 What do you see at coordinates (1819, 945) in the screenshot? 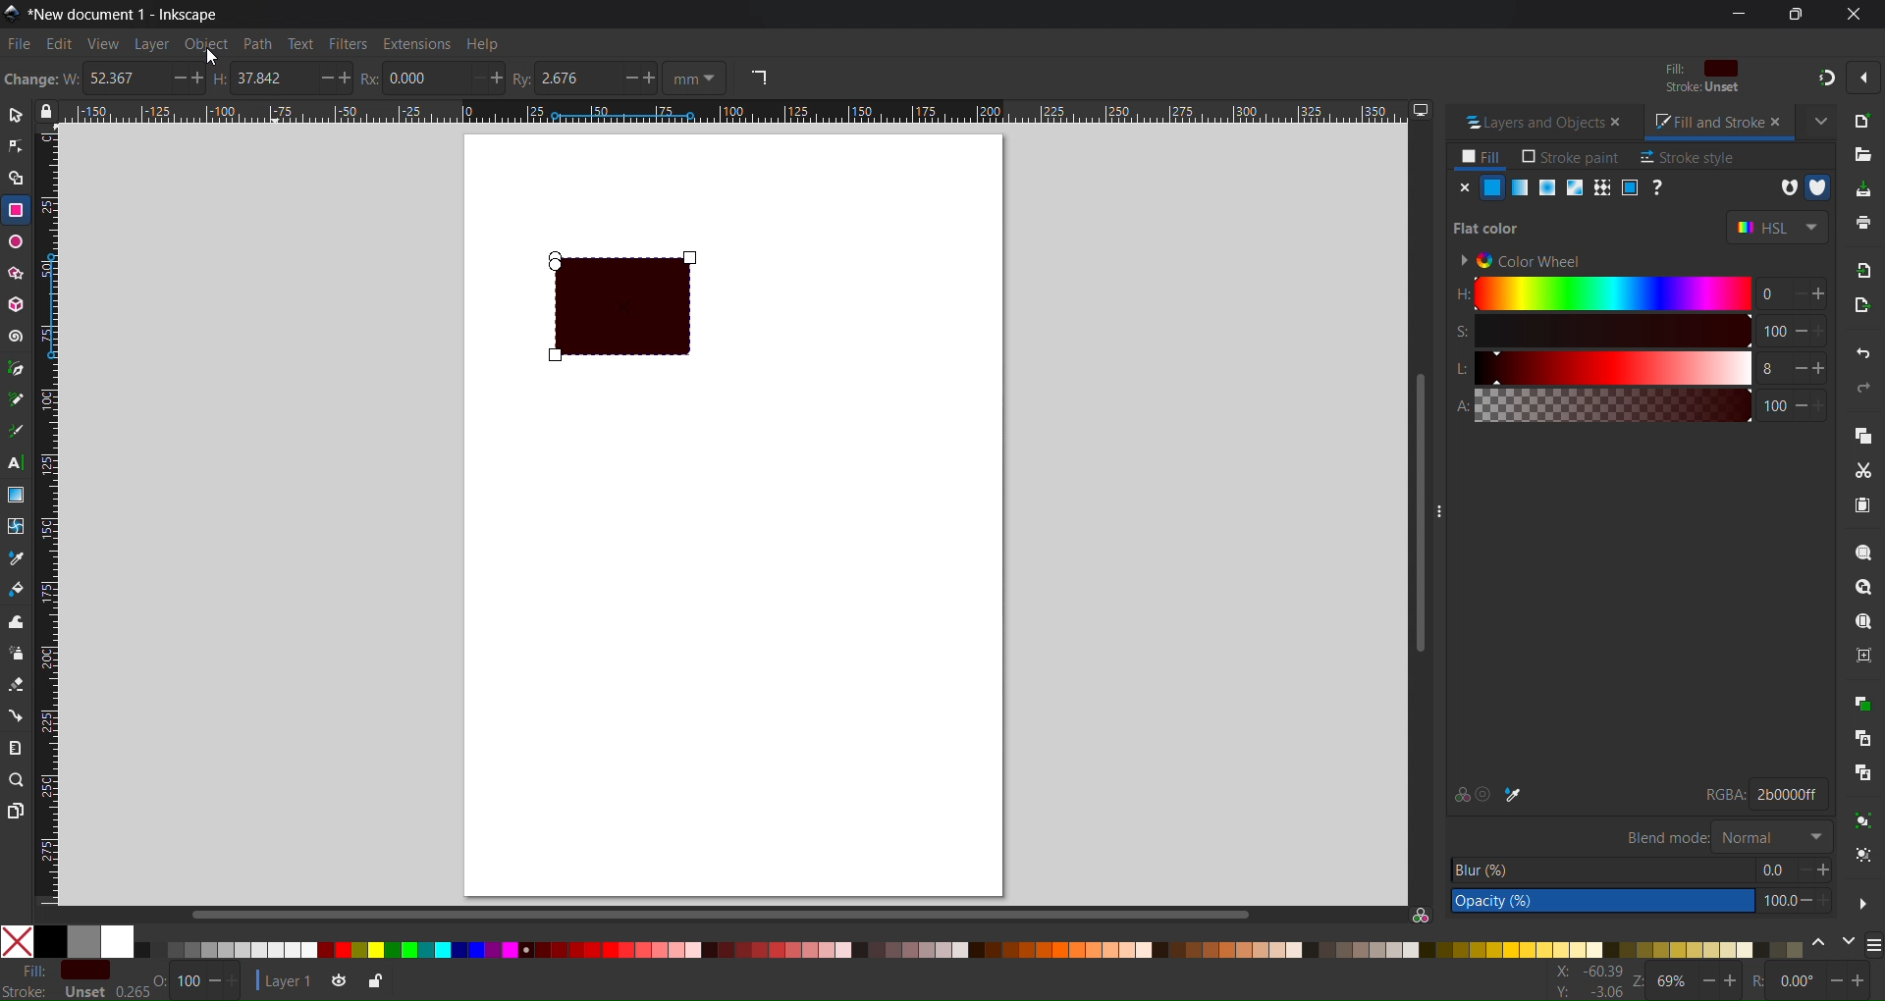
I see `Change color bar` at bounding box center [1819, 945].